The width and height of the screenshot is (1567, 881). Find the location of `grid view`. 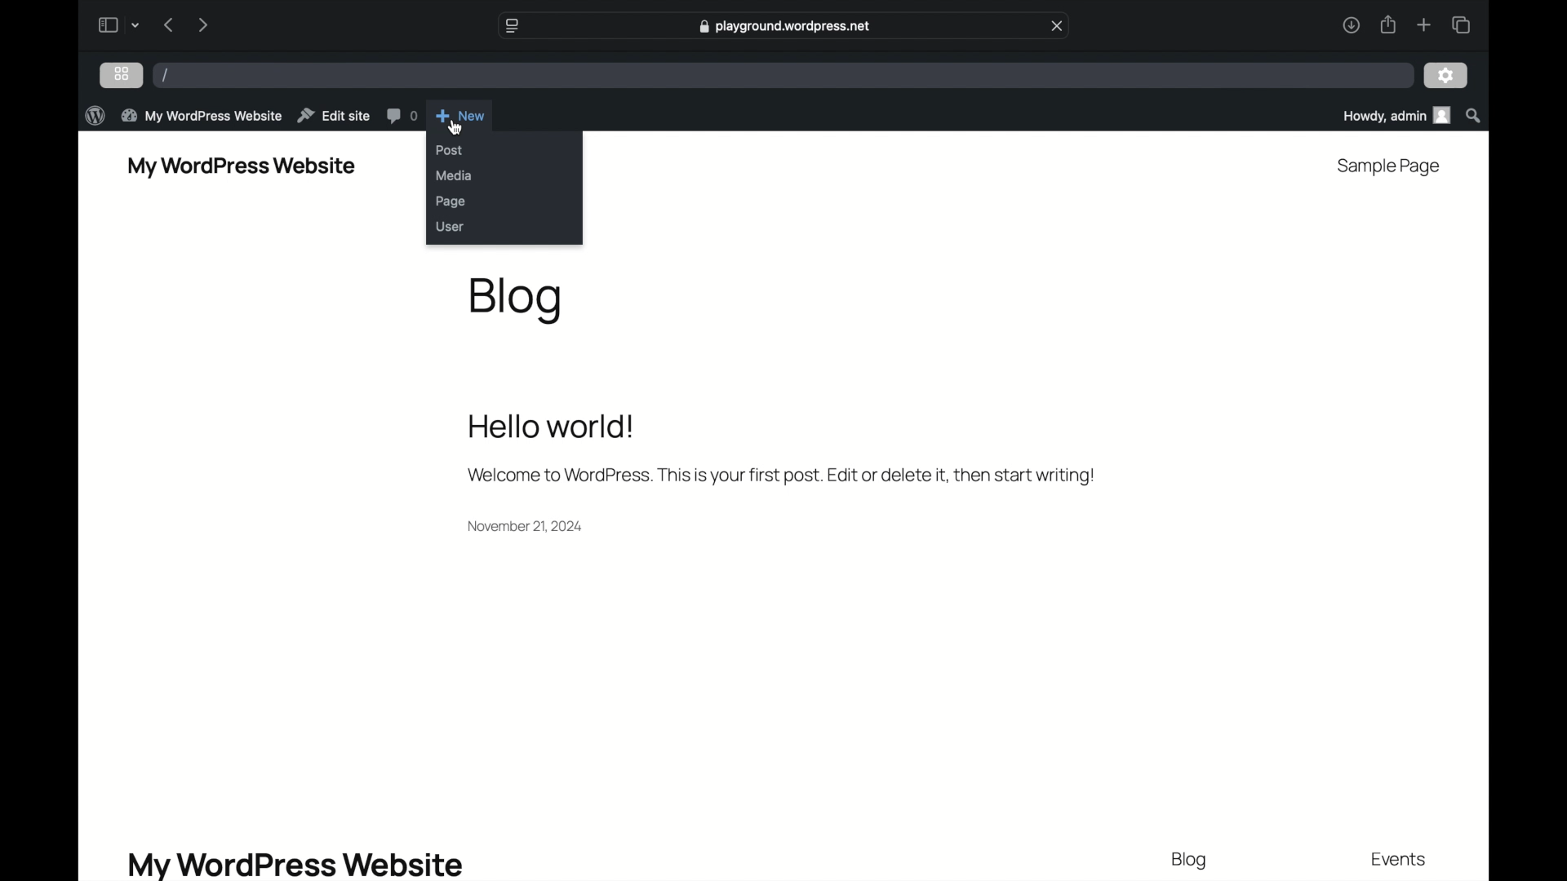

grid view is located at coordinates (122, 73).